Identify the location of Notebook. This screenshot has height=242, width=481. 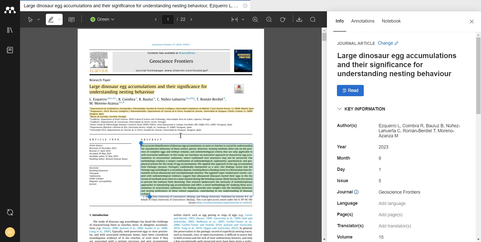
(10, 50).